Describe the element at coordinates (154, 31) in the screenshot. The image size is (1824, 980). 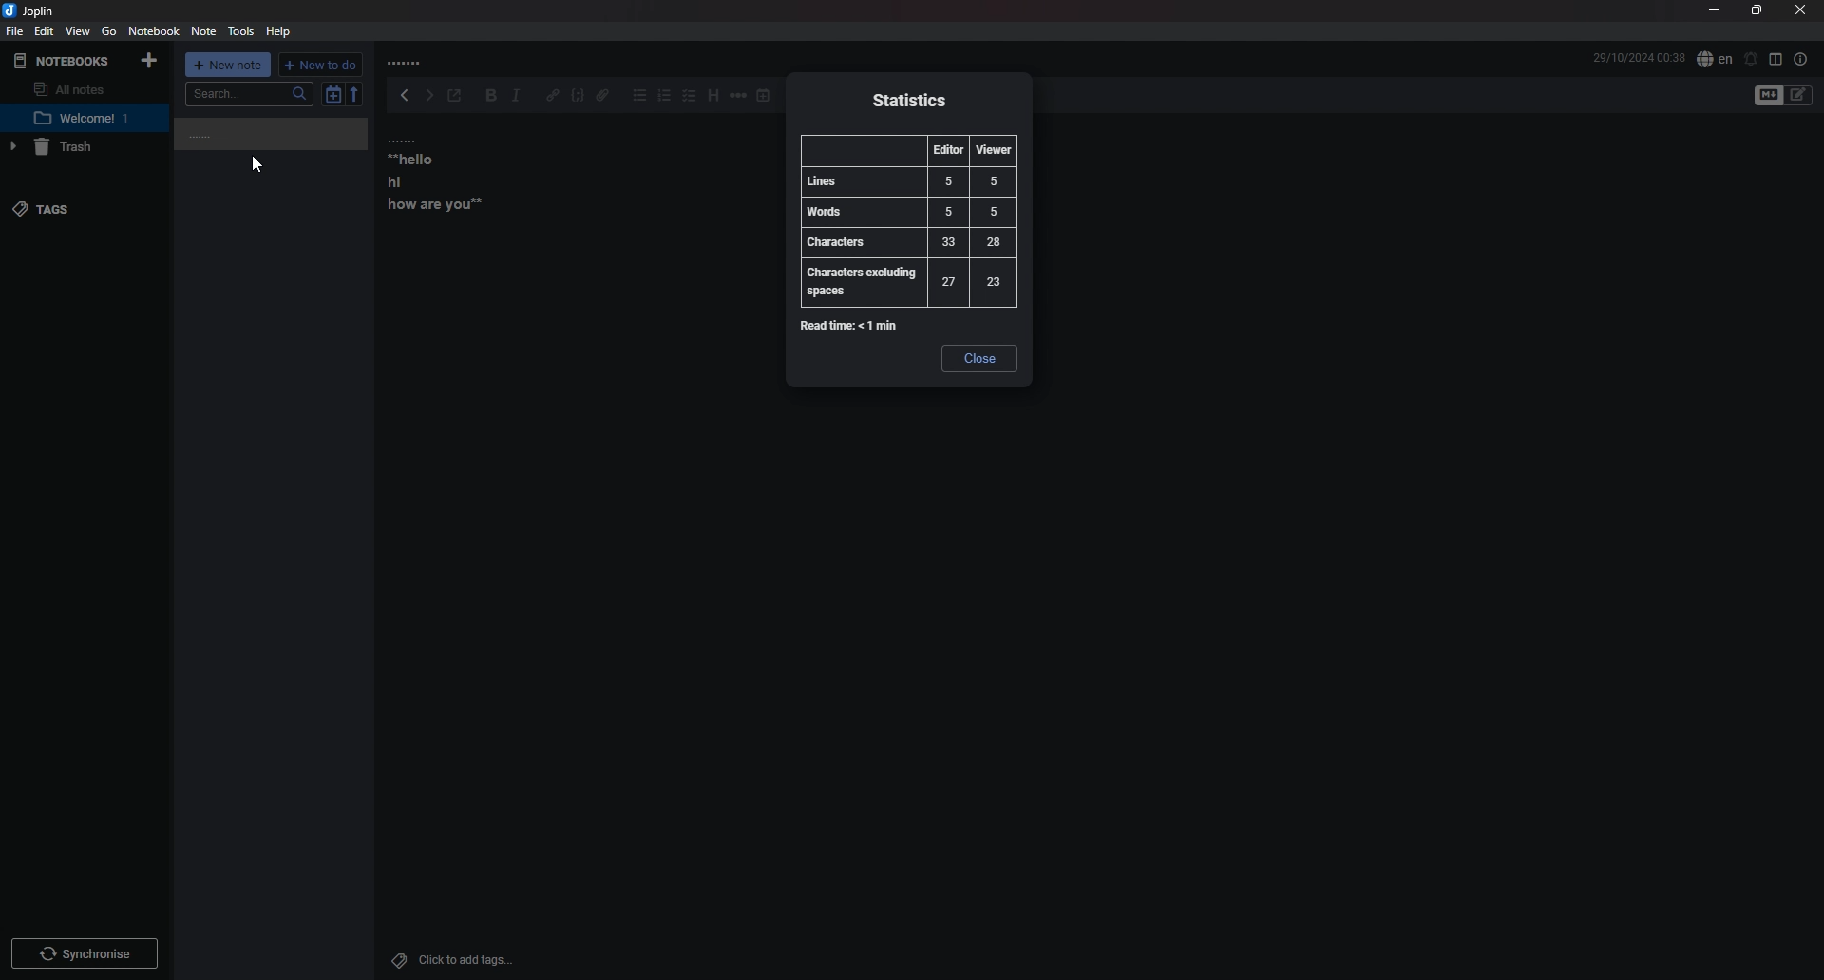
I see `Notebook` at that location.